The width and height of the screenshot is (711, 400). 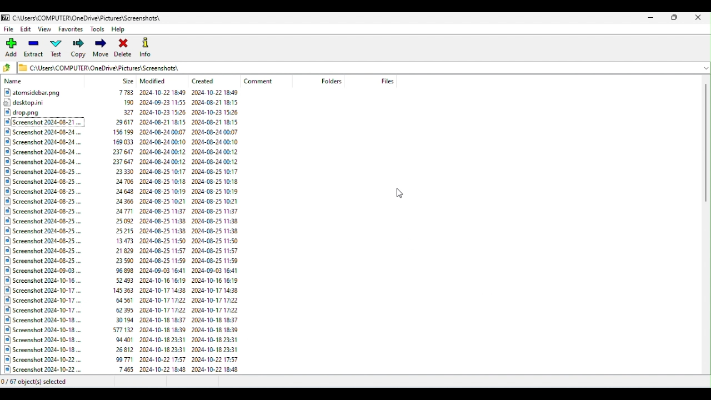 I want to click on Test, so click(x=58, y=49).